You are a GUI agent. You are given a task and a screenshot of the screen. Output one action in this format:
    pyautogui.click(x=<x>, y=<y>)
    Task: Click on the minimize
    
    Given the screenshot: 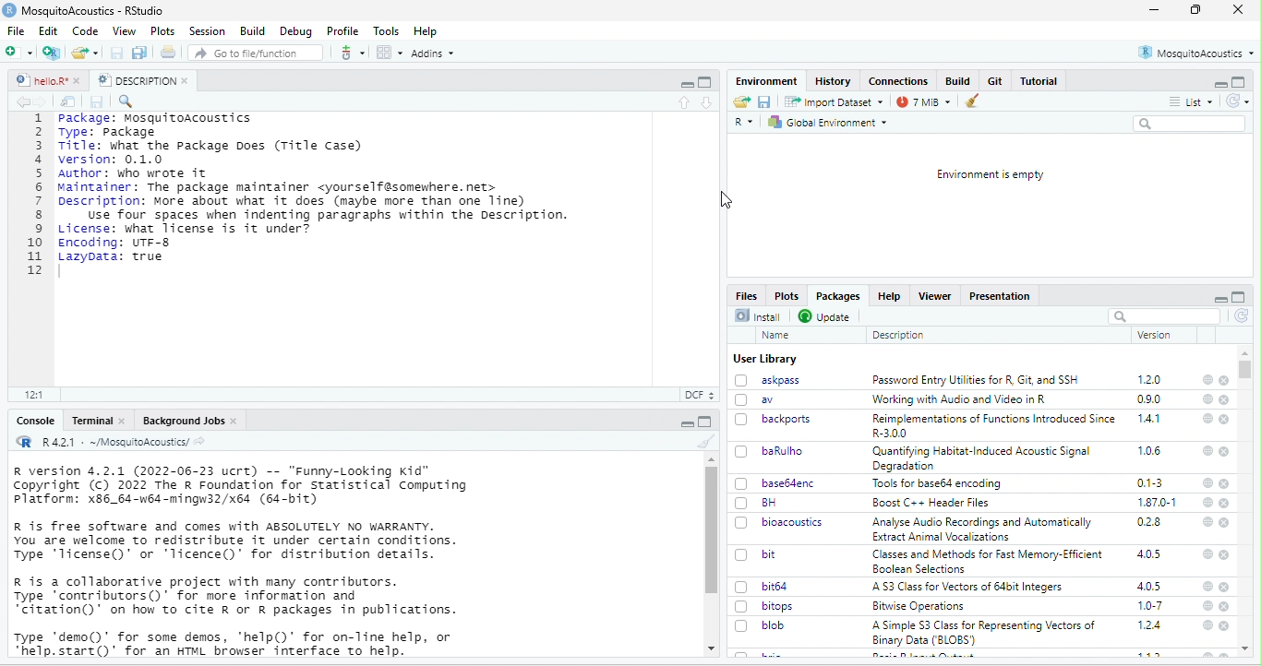 What is the action you would take?
    pyautogui.click(x=1154, y=9)
    